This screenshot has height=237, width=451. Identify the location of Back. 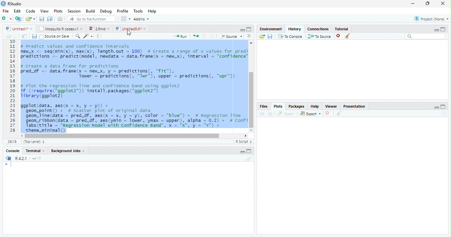
(260, 114).